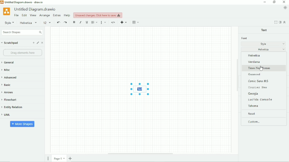 This screenshot has height=162, width=289. I want to click on Verdana, so click(255, 62).